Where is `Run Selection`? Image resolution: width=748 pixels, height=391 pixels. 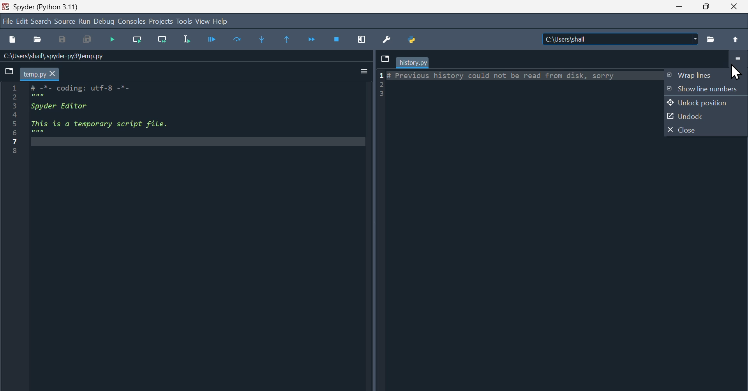
Run Selection is located at coordinates (191, 40).